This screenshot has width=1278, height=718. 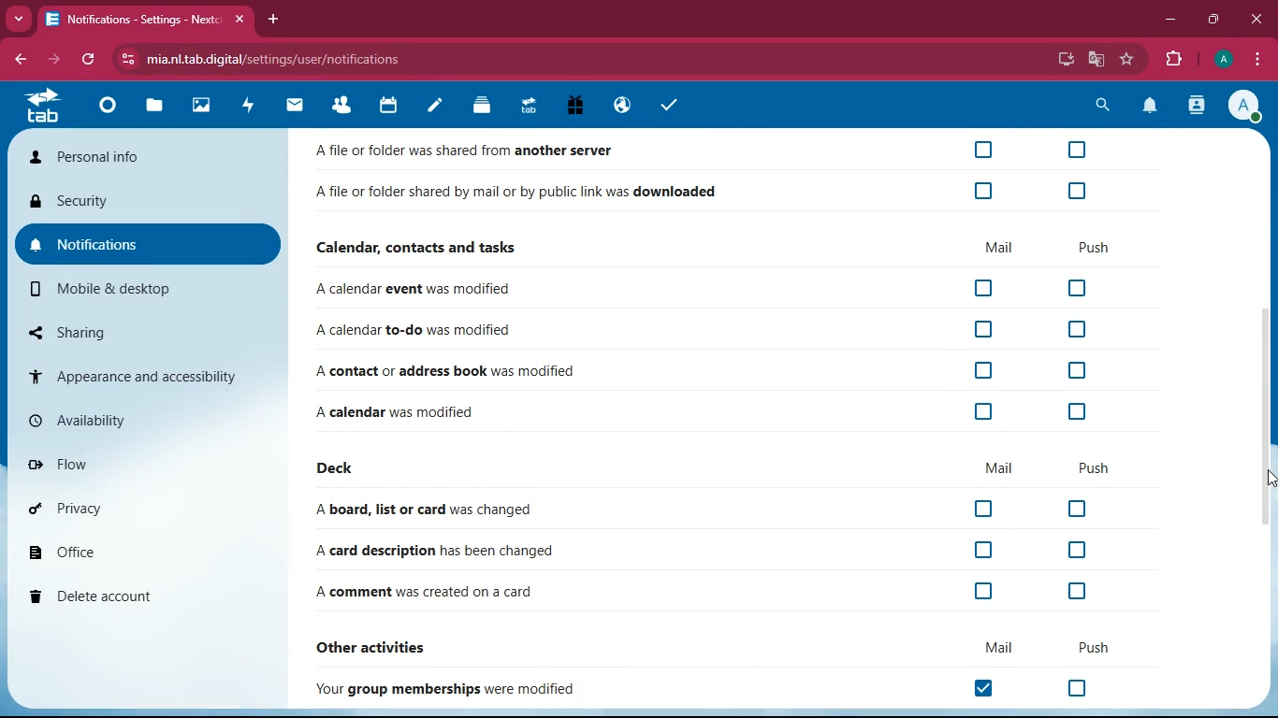 I want to click on extensions, so click(x=1169, y=57).